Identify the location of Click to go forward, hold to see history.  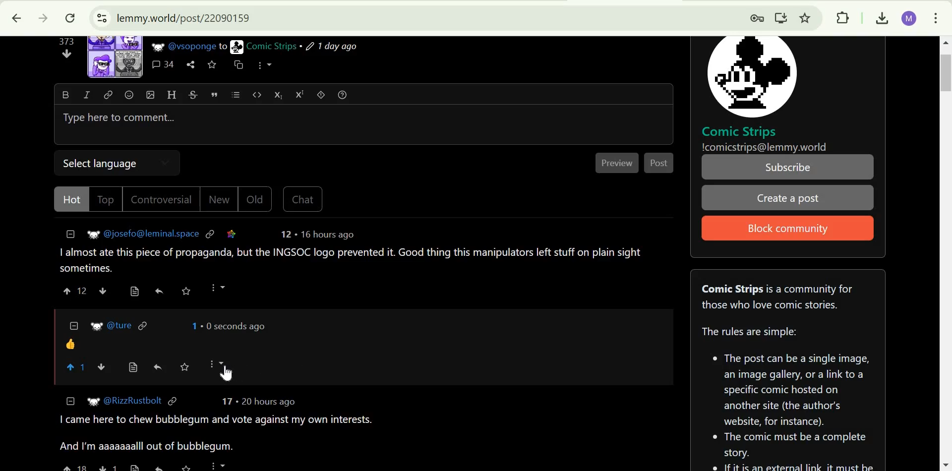
(41, 18).